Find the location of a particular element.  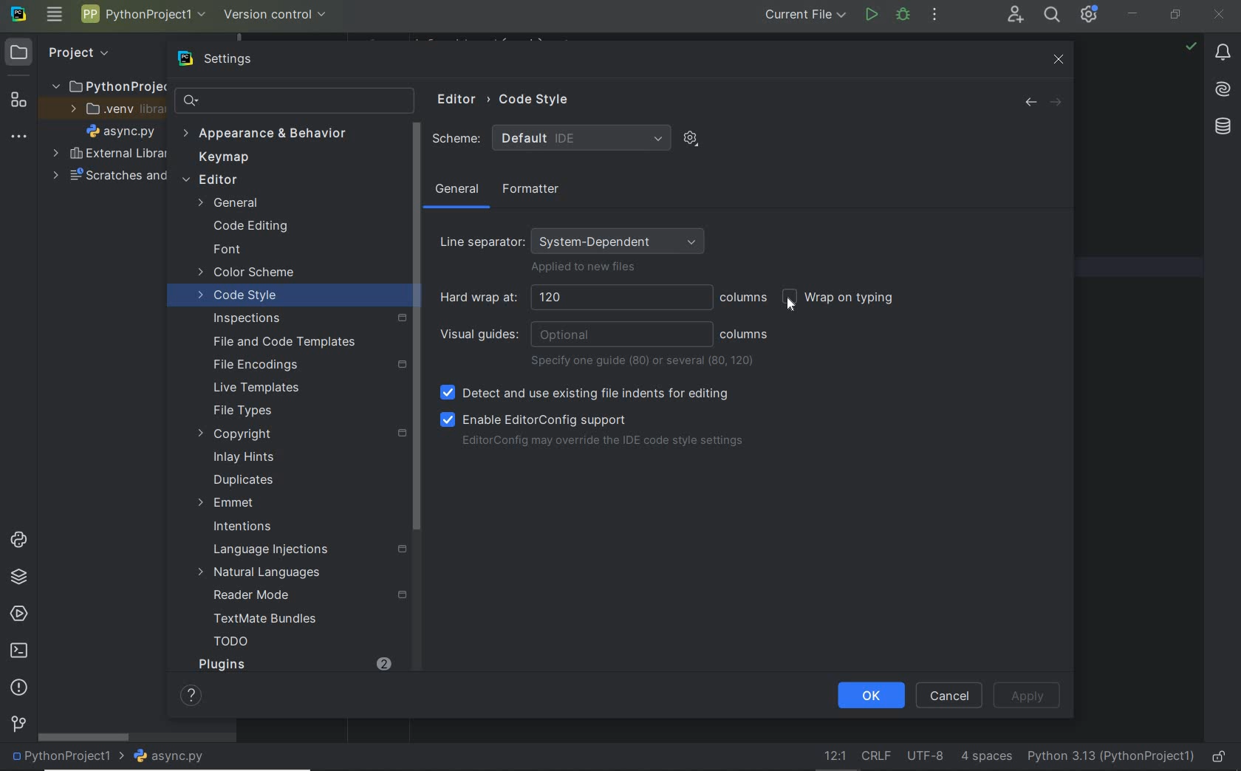

python packages is located at coordinates (18, 578).